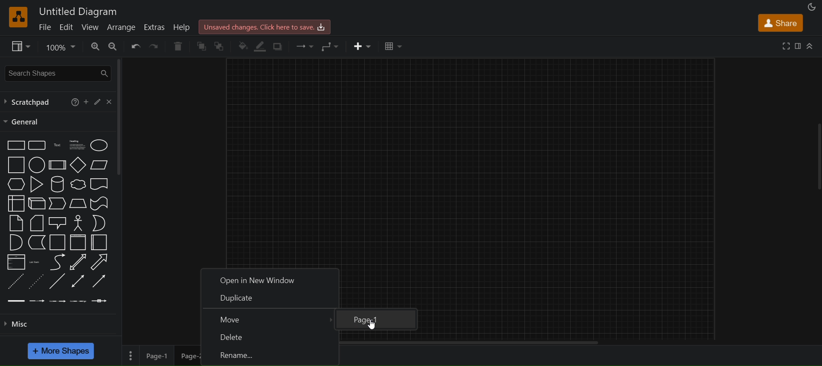 The height and width of the screenshot is (366, 822). Describe the element at coordinates (100, 301) in the screenshot. I see `connector with symbol` at that location.